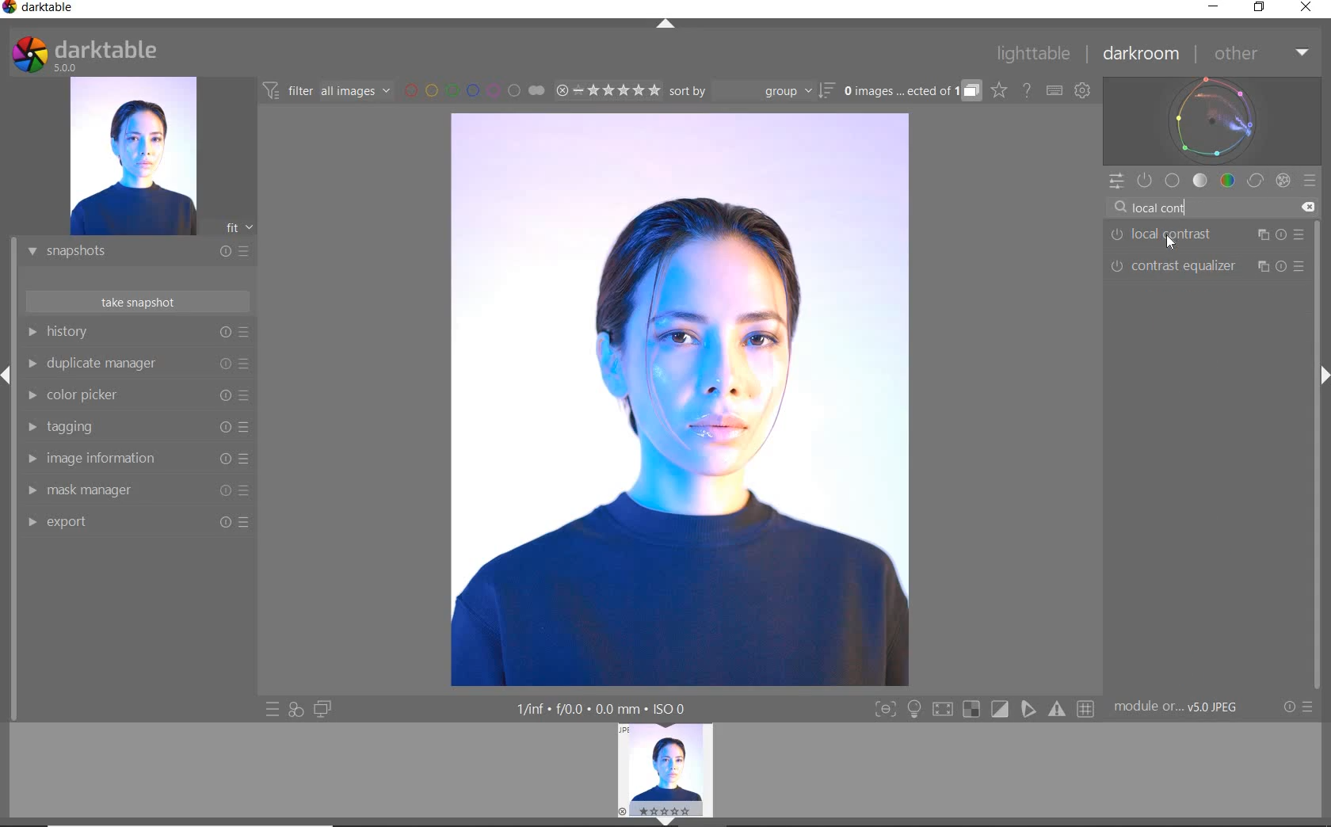 Image resolution: width=1331 pixels, height=827 pixels. I want to click on Expand/Collapse, so click(8, 375).